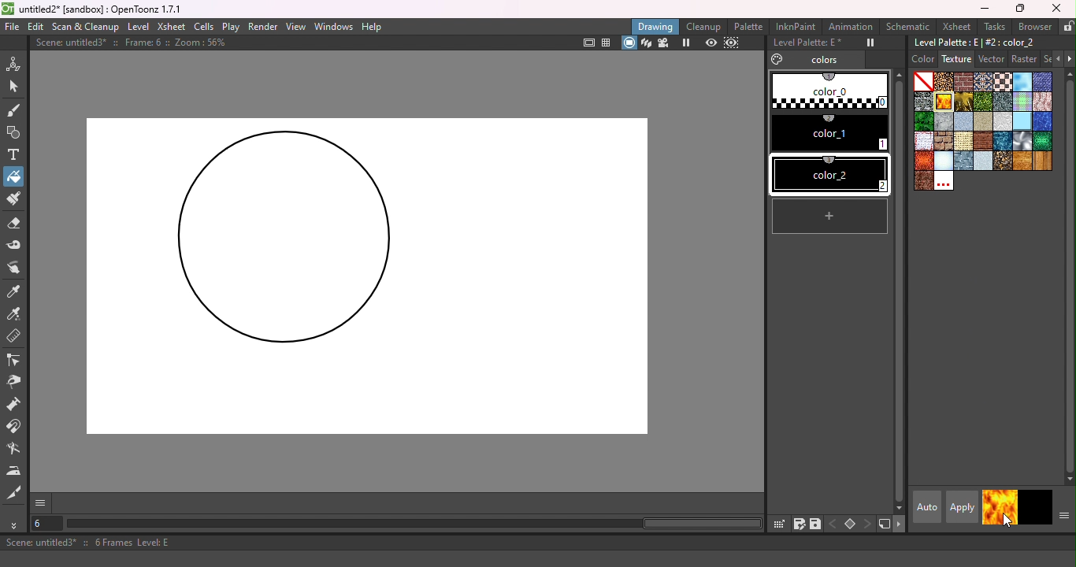 This screenshot has height=567, width=1076. Describe the element at coordinates (1017, 9) in the screenshot. I see `Maximize` at that location.